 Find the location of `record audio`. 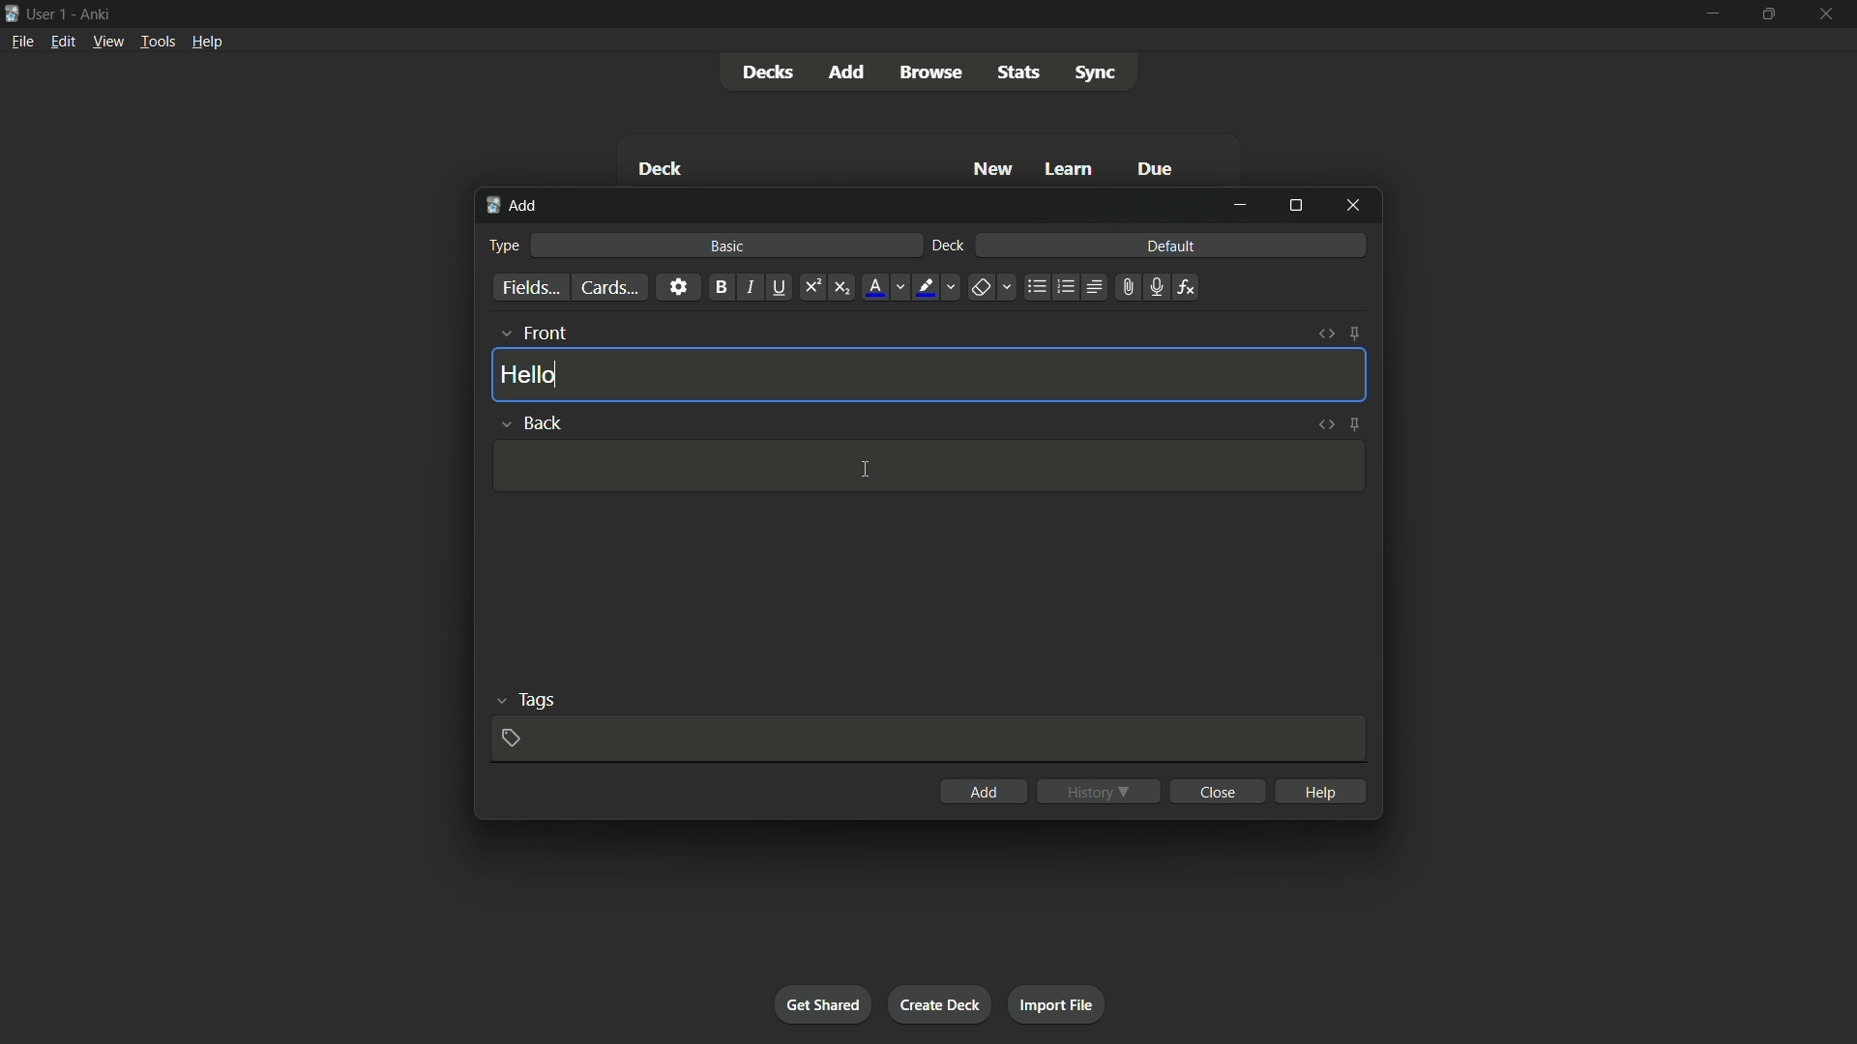

record audio is located at coordinates (1157, 287).